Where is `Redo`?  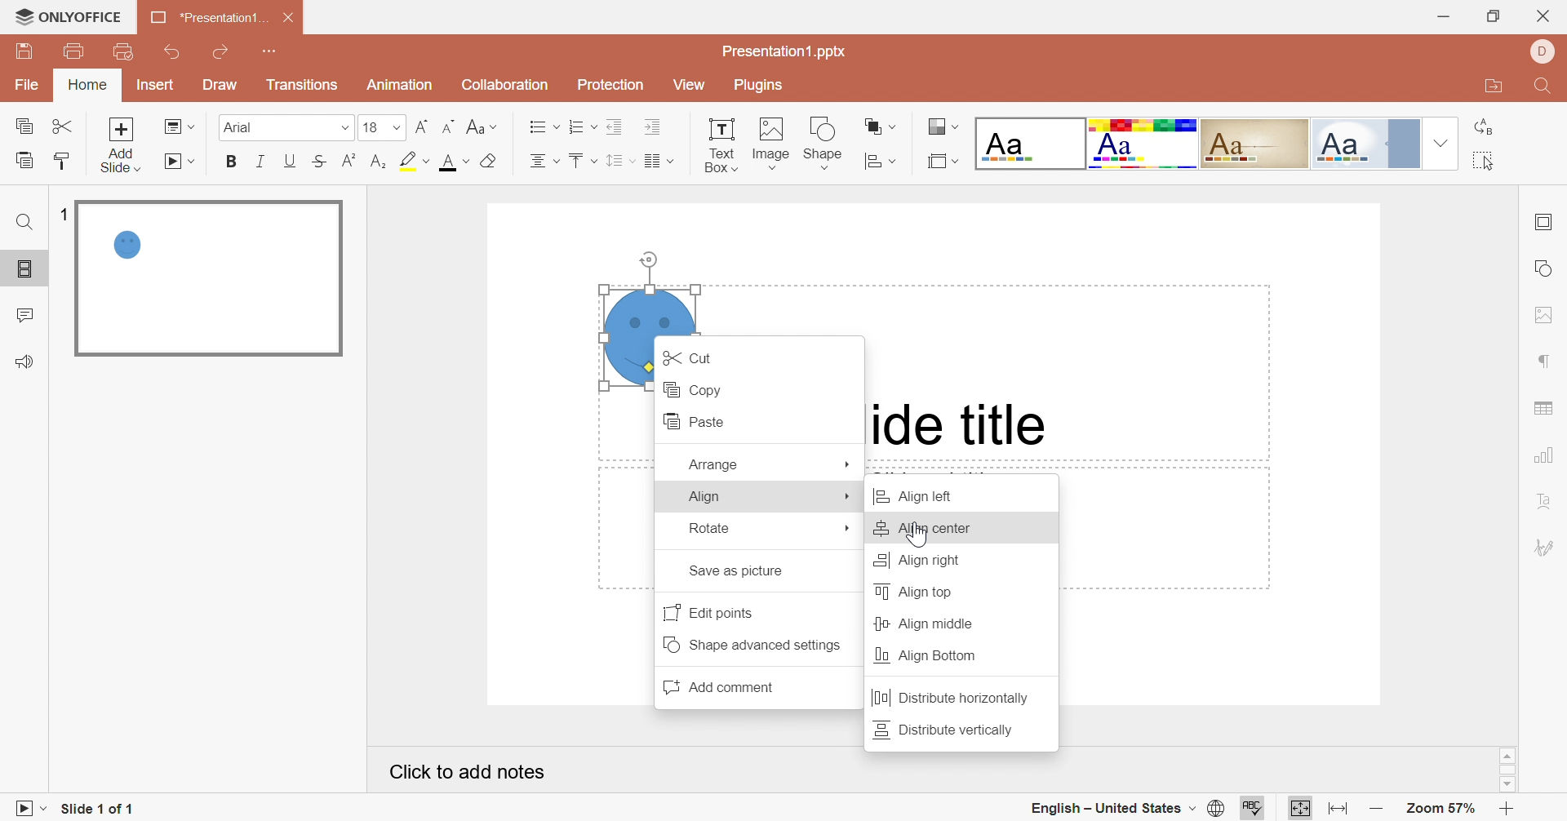 Redo is located at coordinates (224, 52).